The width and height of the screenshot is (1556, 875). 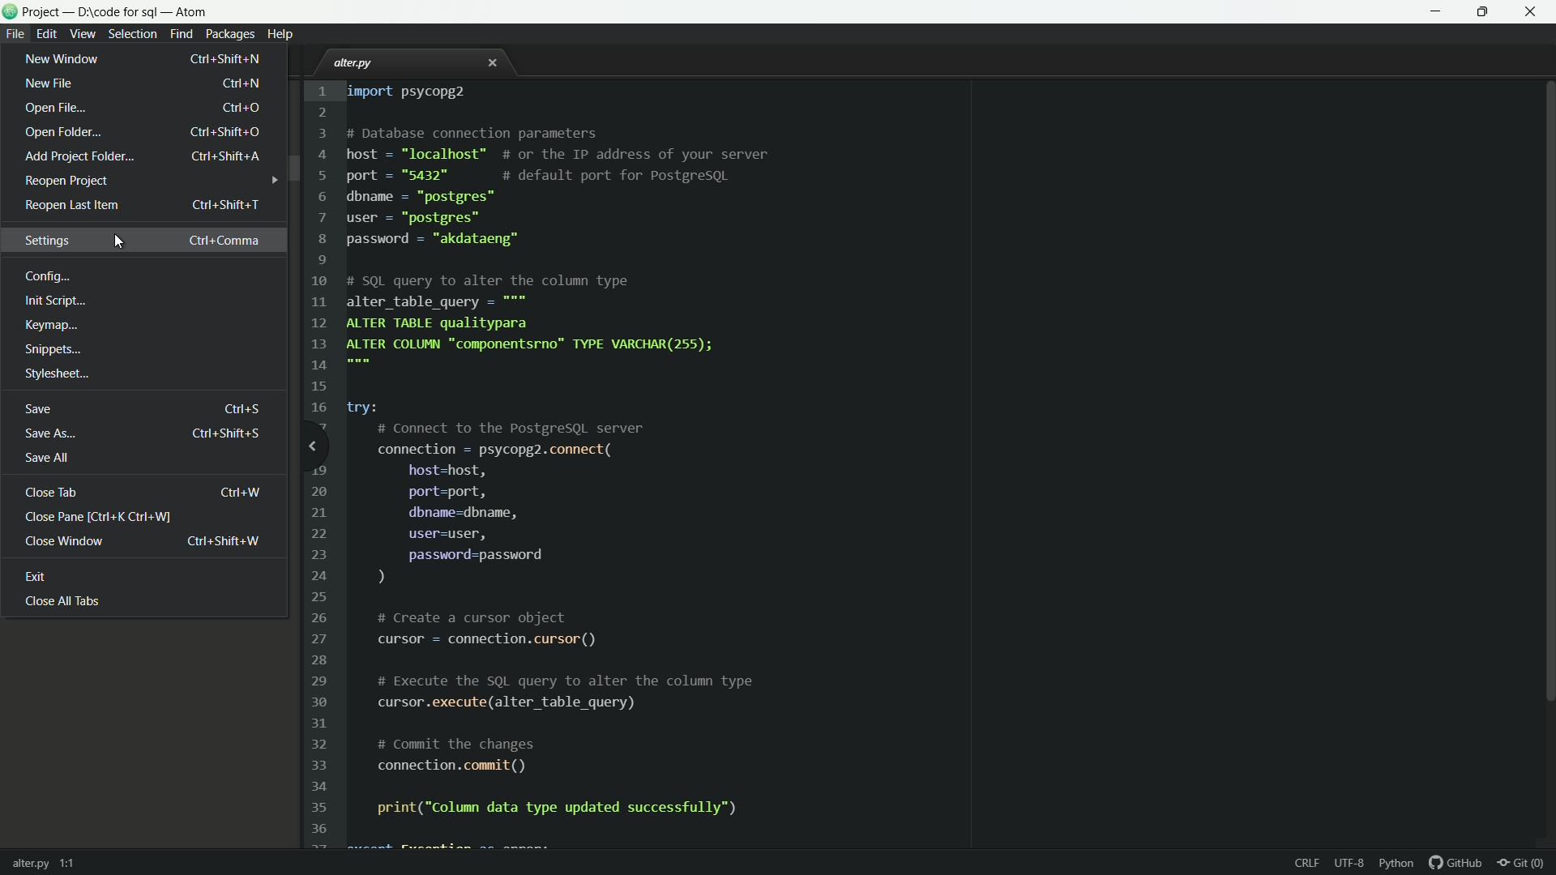 I want to click on close app, so click(x=1536, y=12).